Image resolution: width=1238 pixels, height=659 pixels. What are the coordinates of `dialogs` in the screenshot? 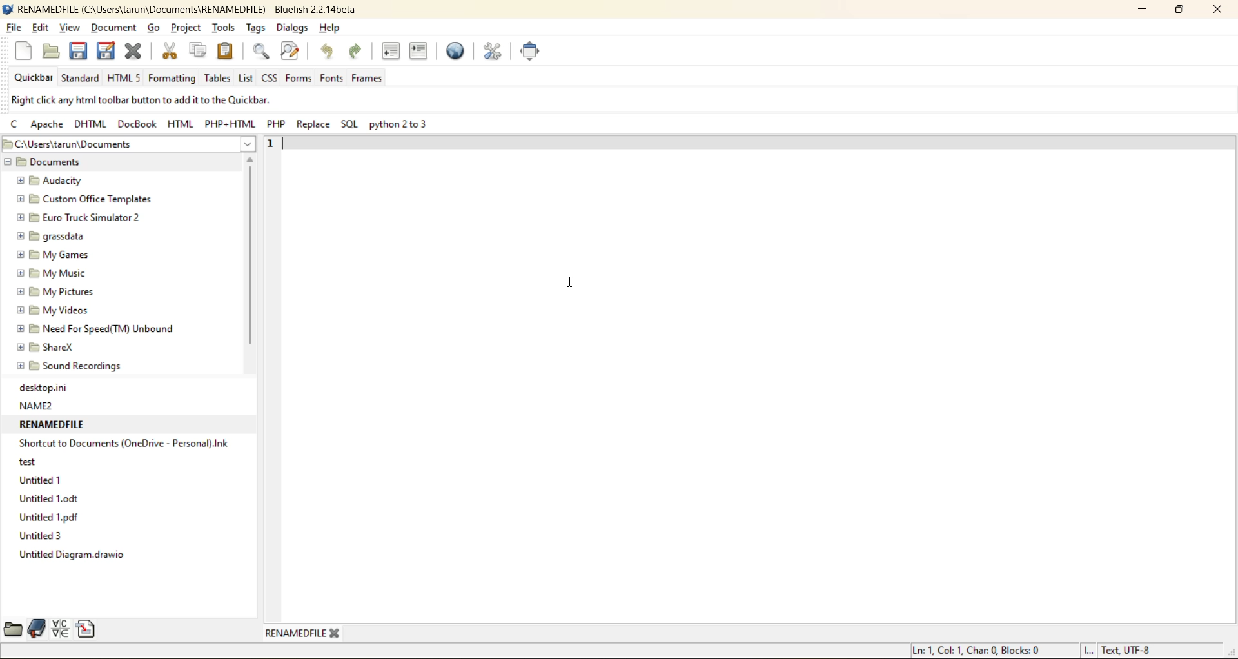 It's located at (293, 30).